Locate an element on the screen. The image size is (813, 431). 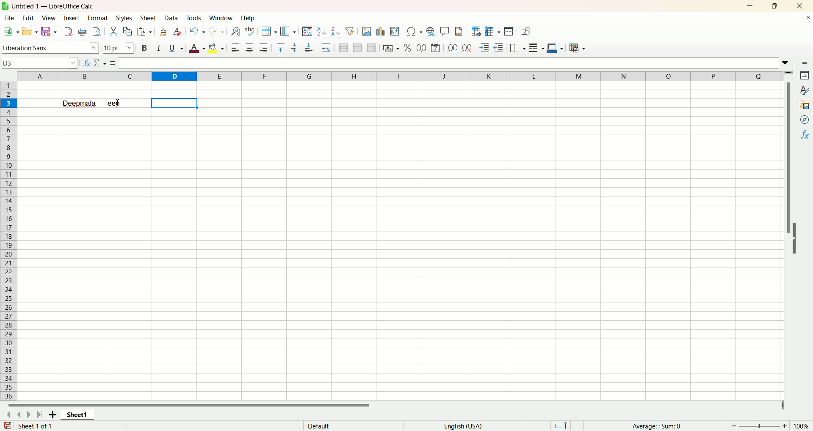
Align center is located at coordinates (250, 48).